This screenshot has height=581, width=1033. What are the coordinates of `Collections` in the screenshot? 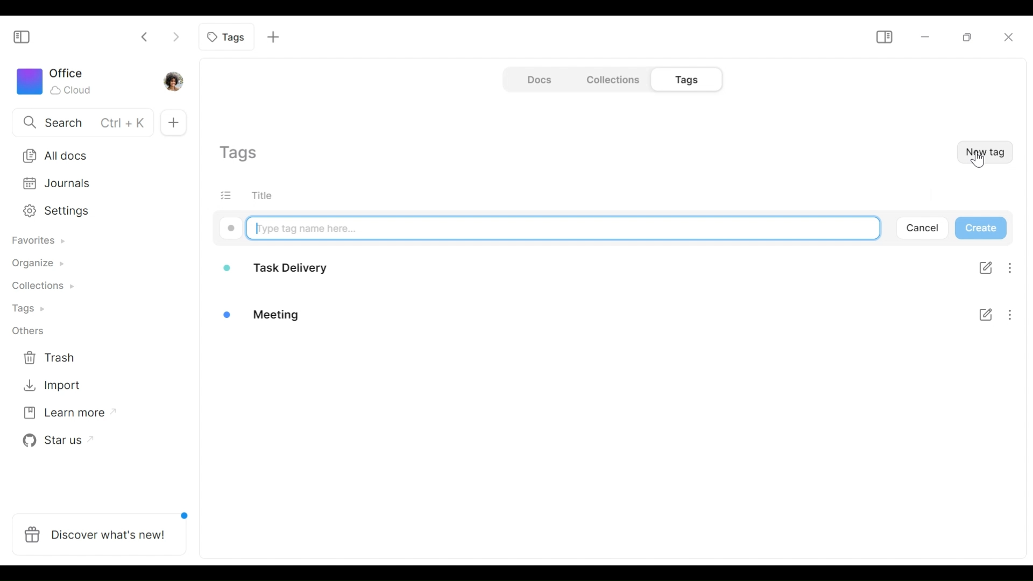 It's located at (38, 289).